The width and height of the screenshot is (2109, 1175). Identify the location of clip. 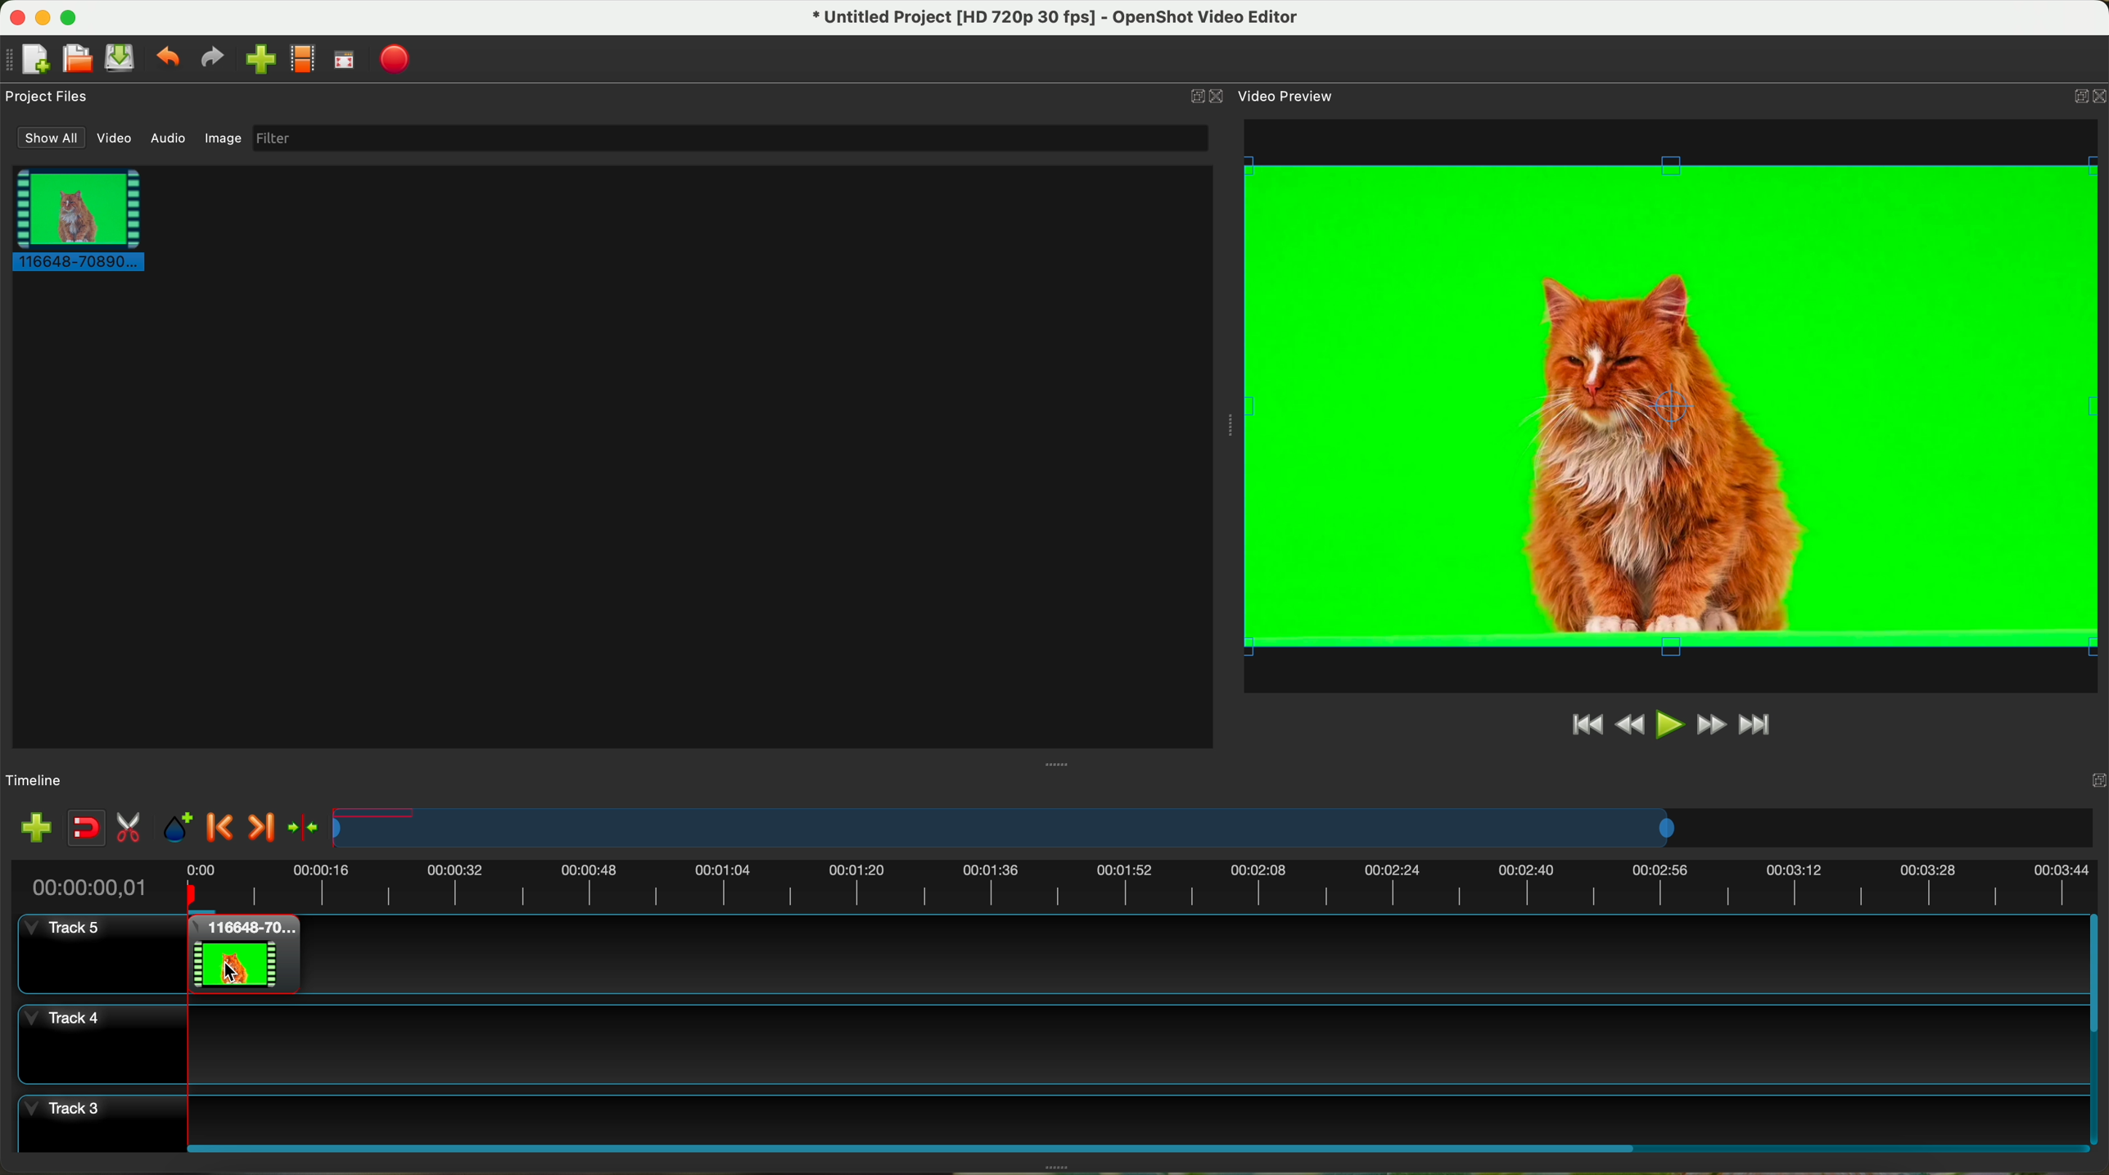
(74, 219).